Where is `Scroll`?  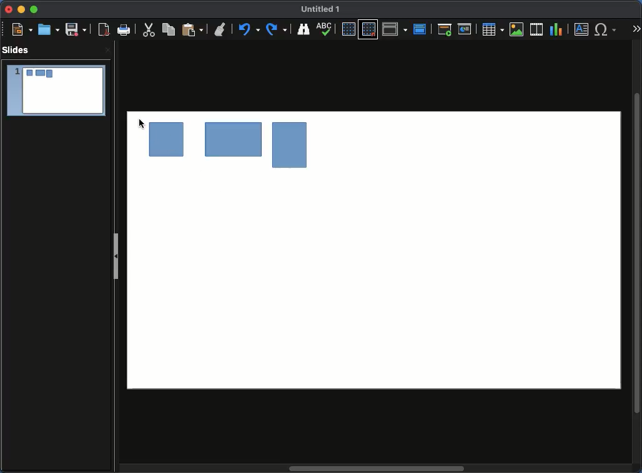
Scroll is located at coordinates (638, 252).